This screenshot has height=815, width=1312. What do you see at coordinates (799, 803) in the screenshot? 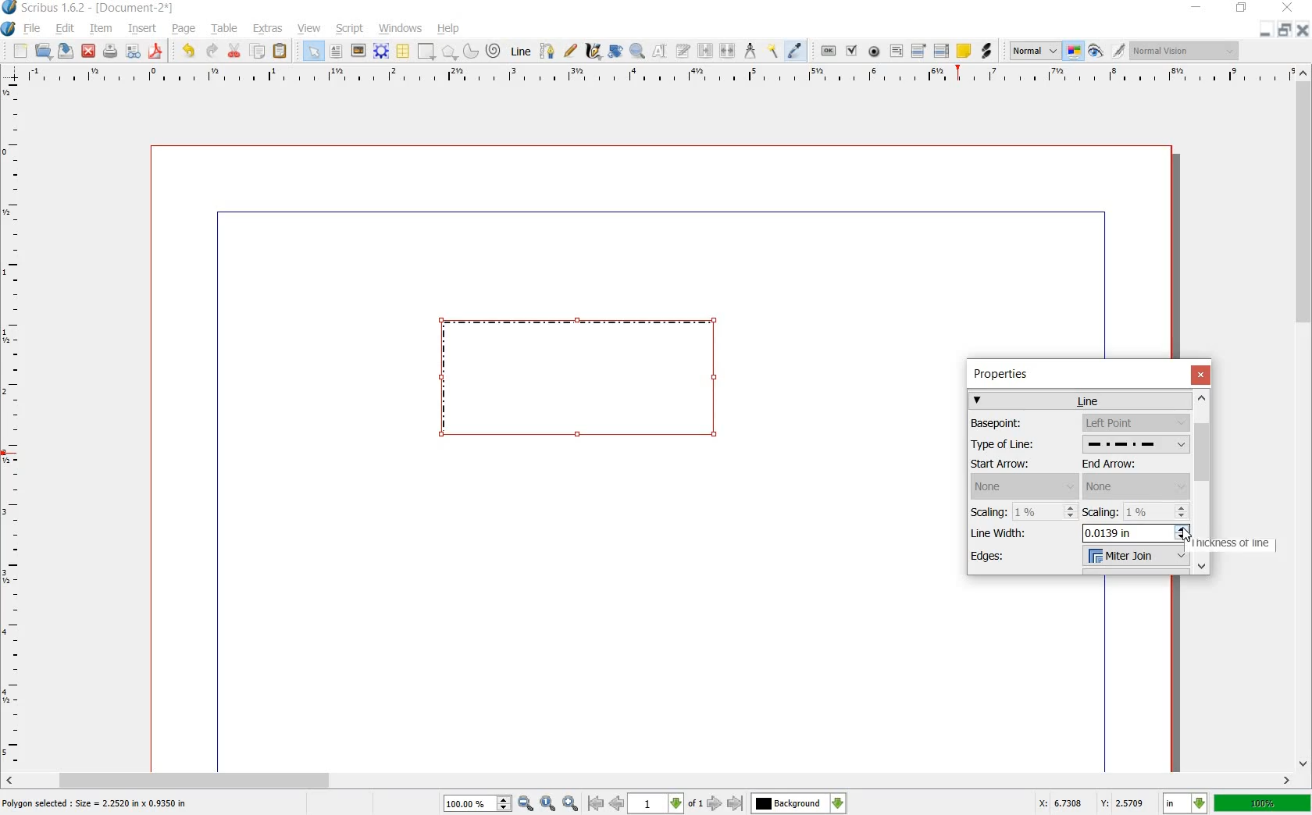
I see `select the current layer` at bounding box center [799, 803].